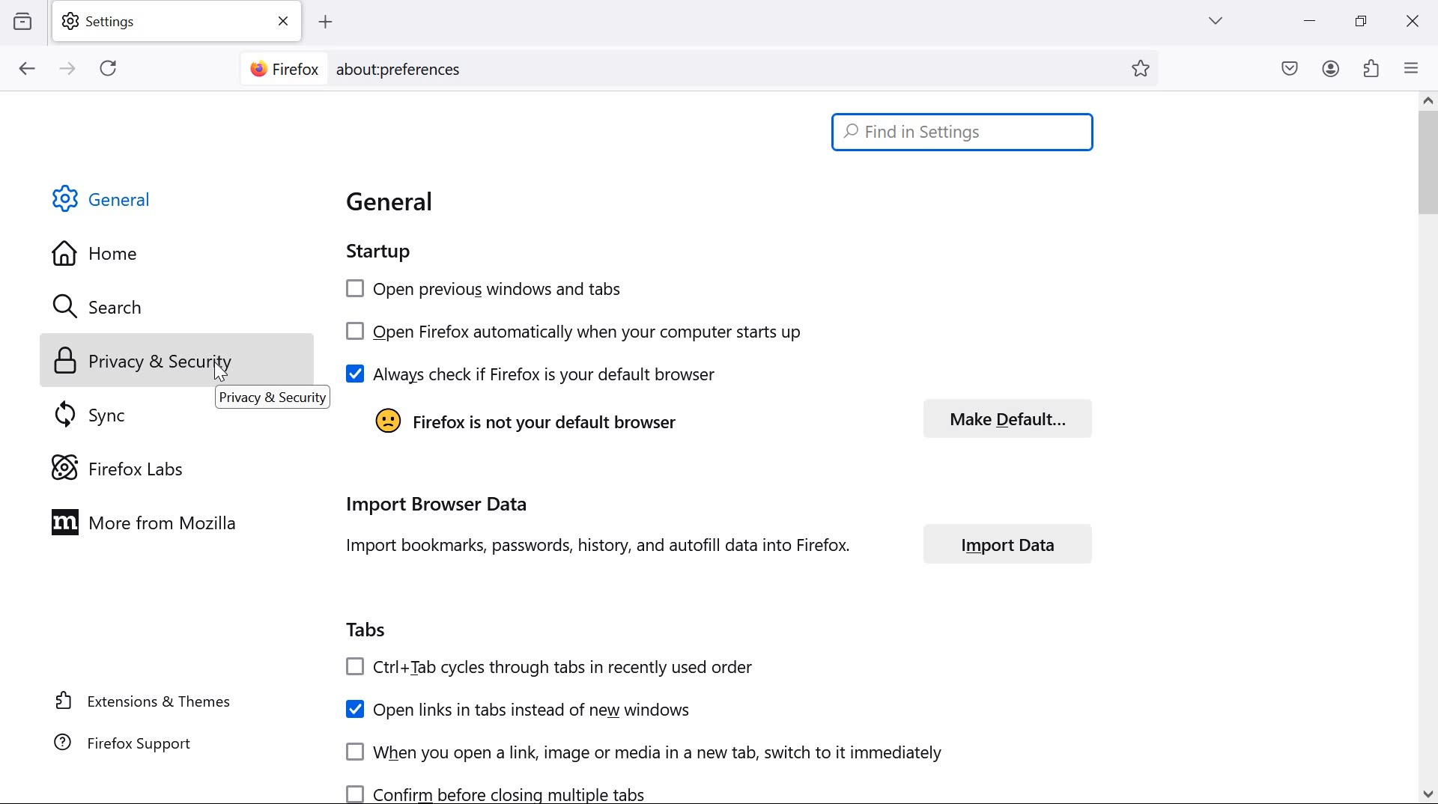 This screenshot has width=1438, height=804. What do you see at coordinates (1415, 67) in the screenshot?
I see `open application menu` at bounding box center [1415, 67].